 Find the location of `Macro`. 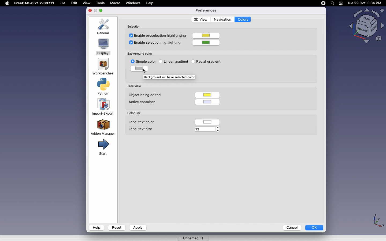

Macro is located at coordinates (115, 3).